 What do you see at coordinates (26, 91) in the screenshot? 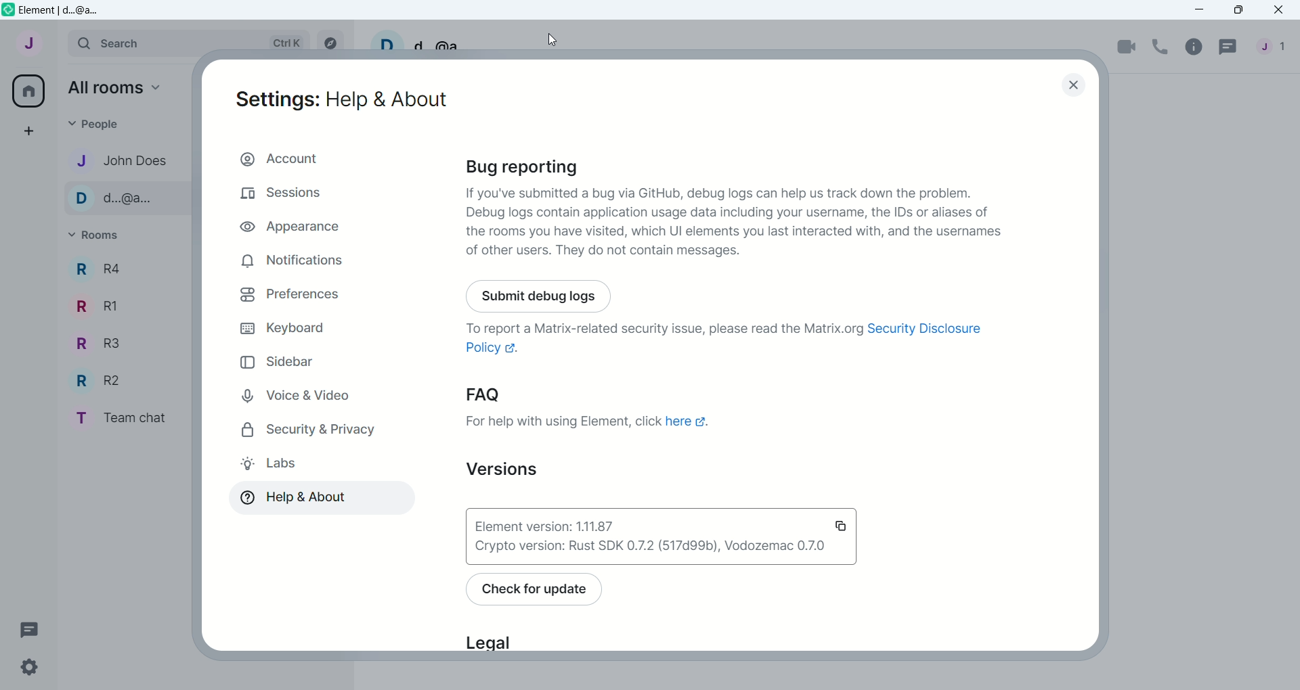
I see `All Rooms` at bounding box center [26, 91].